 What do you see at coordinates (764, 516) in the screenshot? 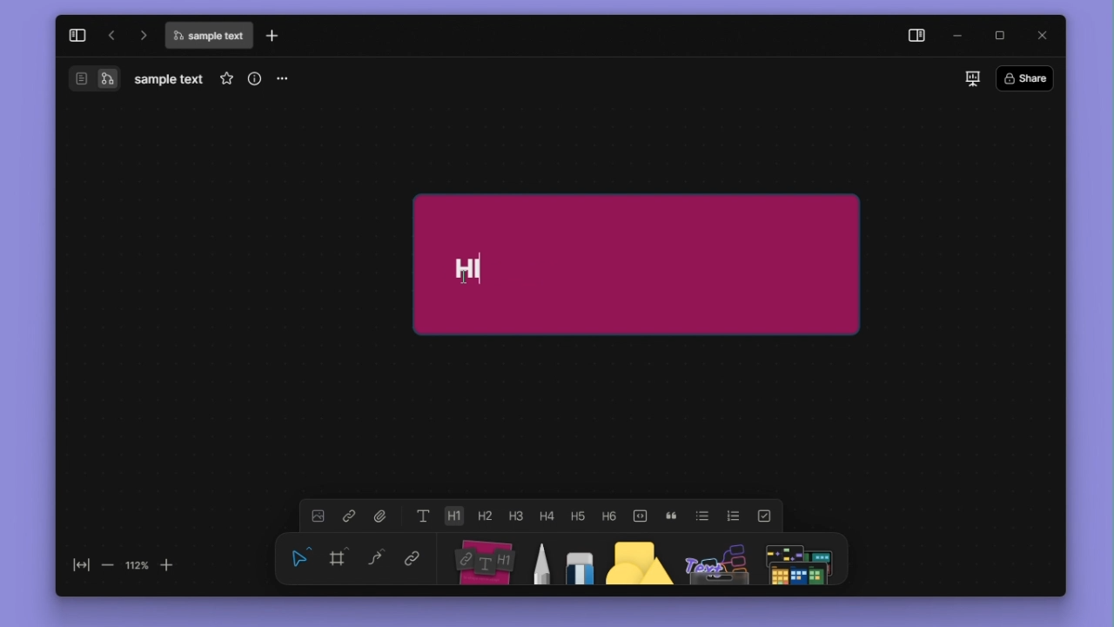
I see `to do list` at bounding box center [764, 516].